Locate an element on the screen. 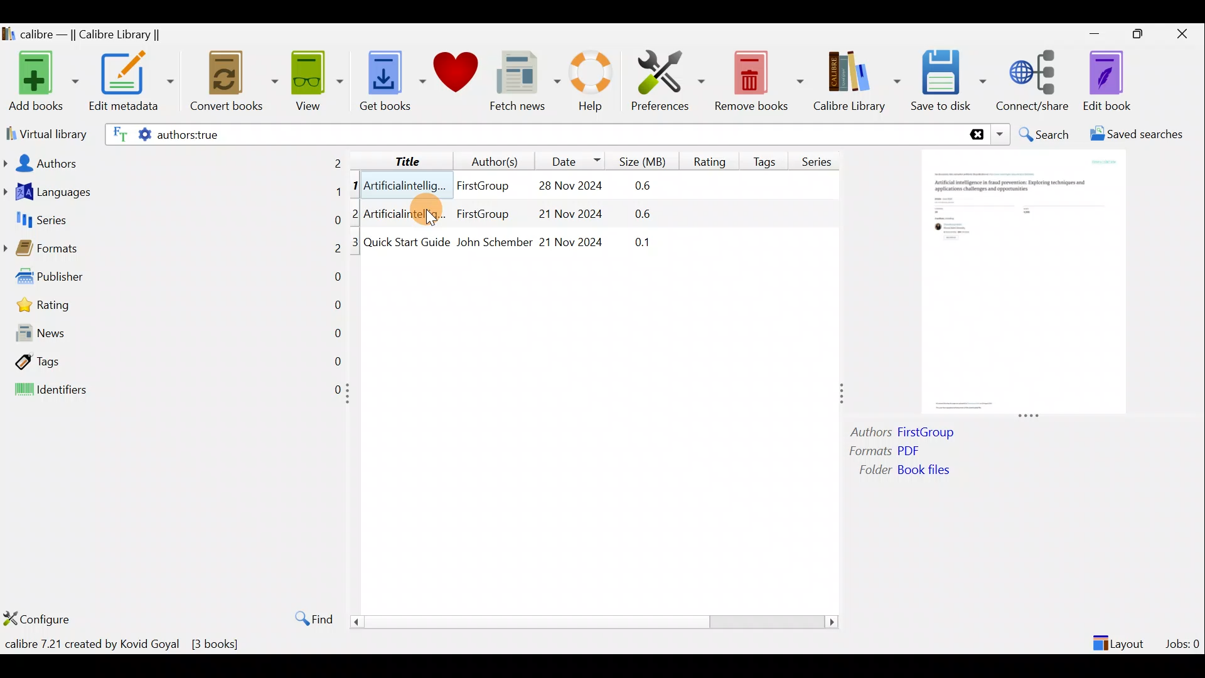 Image resolution: width=1205 pixels, height=678 pixels. Maximize is located at coordinates (1143, 35).